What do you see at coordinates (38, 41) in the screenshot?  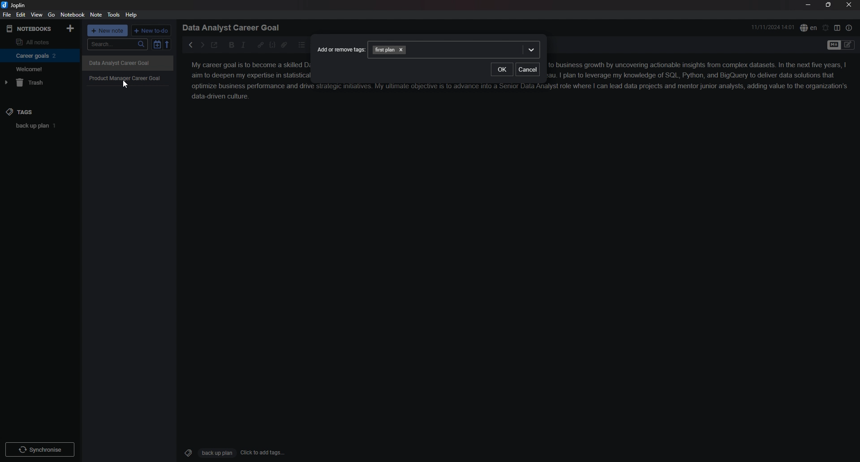 I see `all notes` at bounding box center [38, 41].